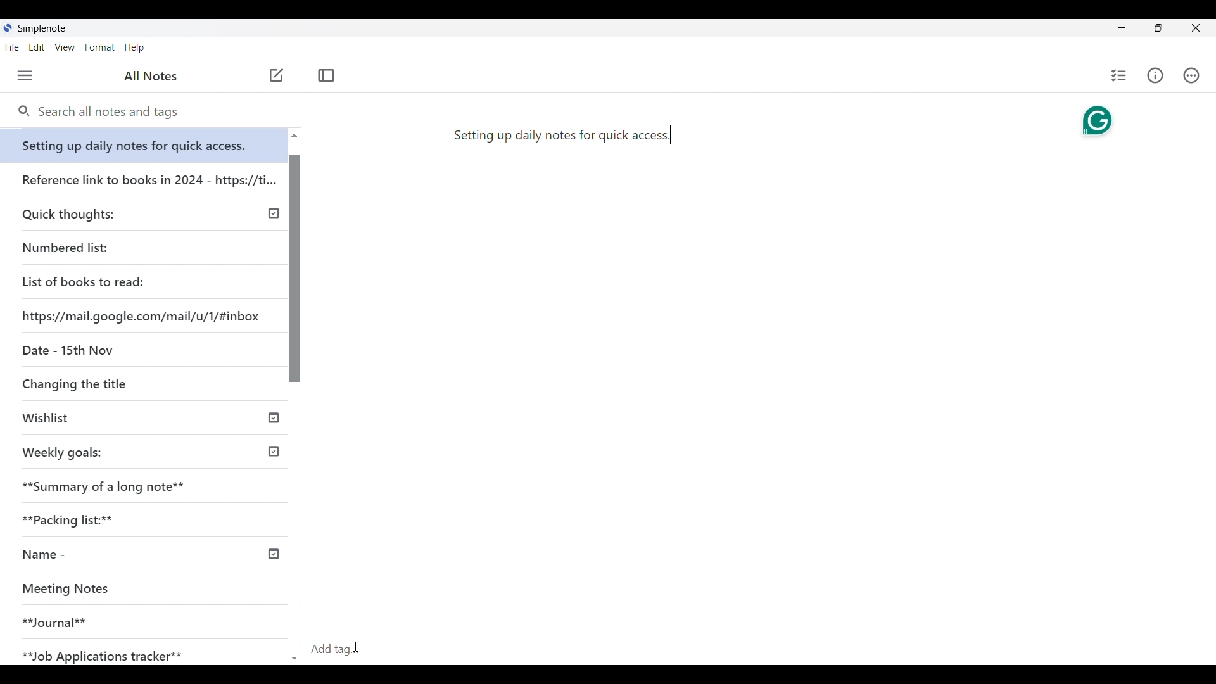  Describe the element at coordinates (1196, 28) in the screenshot. I see `Close ` at that location.